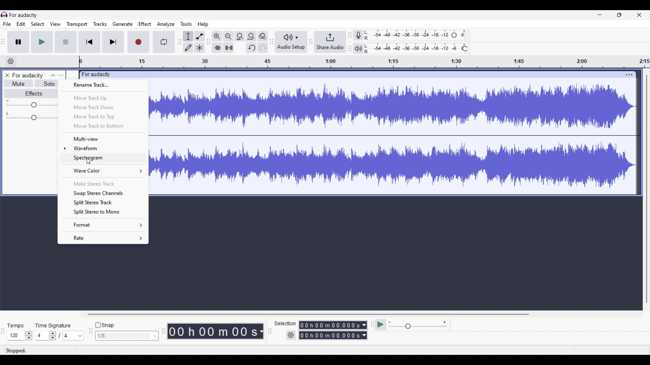 This screenshot has height=365, width=650. I want to click on Timeline options, so click(11, 62).